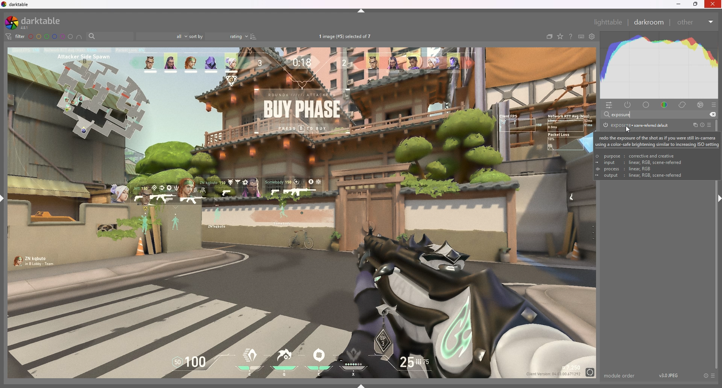  I want to click on lighttable, so click(608, 22).